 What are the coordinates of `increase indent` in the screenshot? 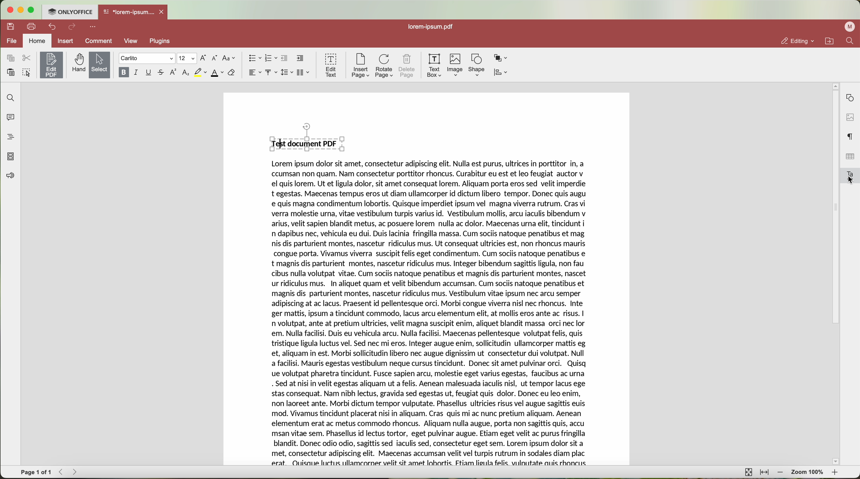 It's located at (300, 58).